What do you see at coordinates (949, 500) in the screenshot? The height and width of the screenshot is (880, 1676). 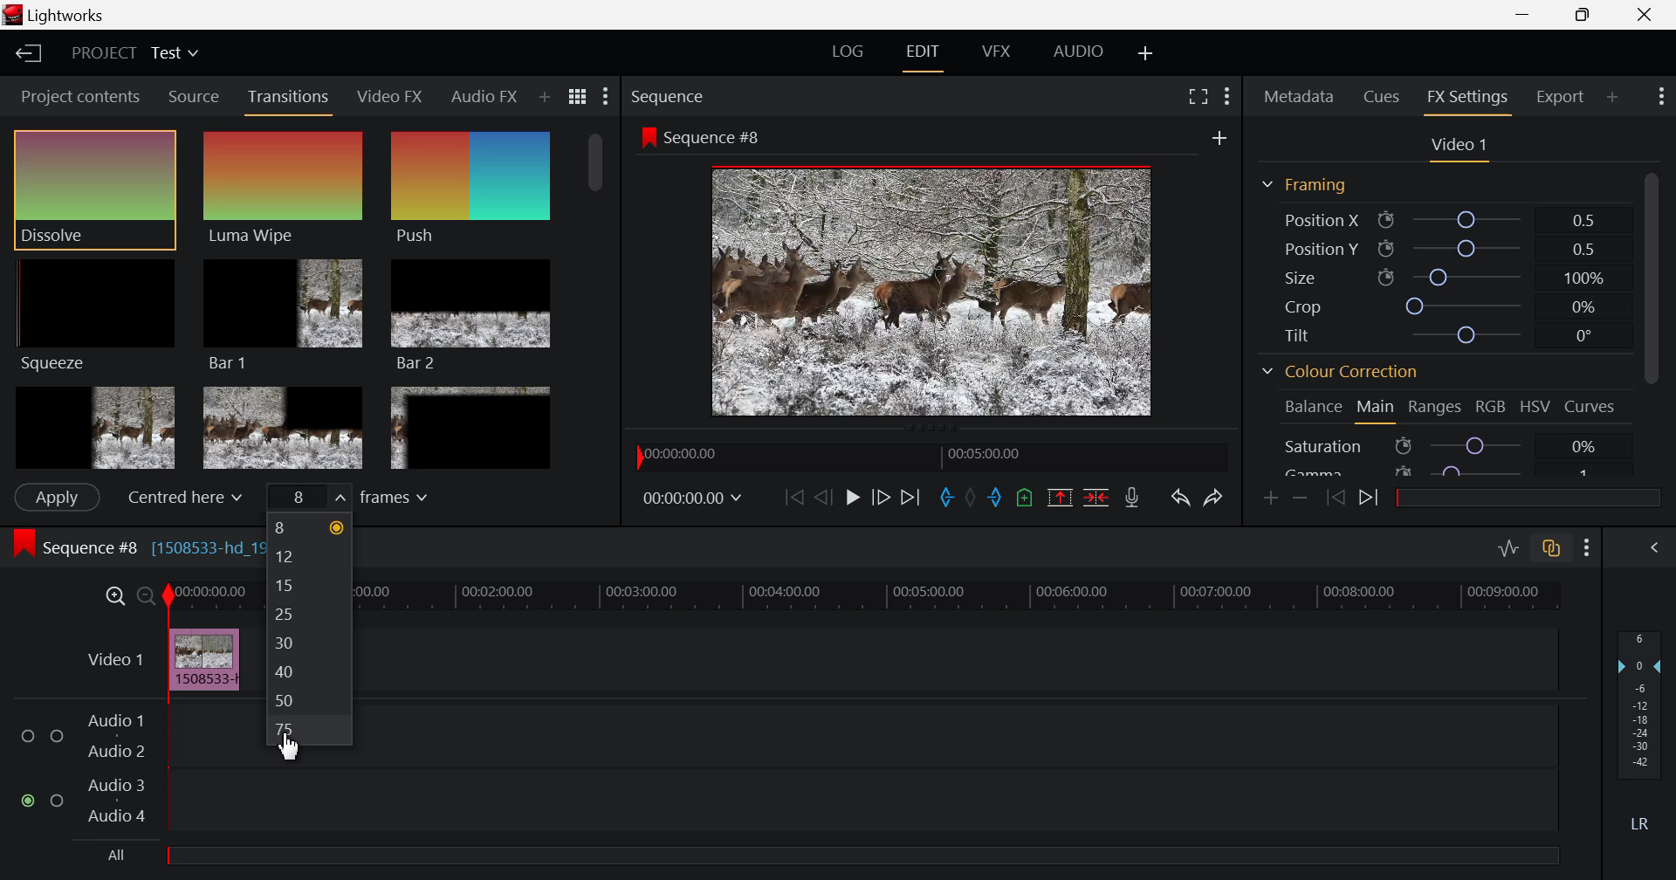 I see `Mark In` at bounding box center [949, 500].